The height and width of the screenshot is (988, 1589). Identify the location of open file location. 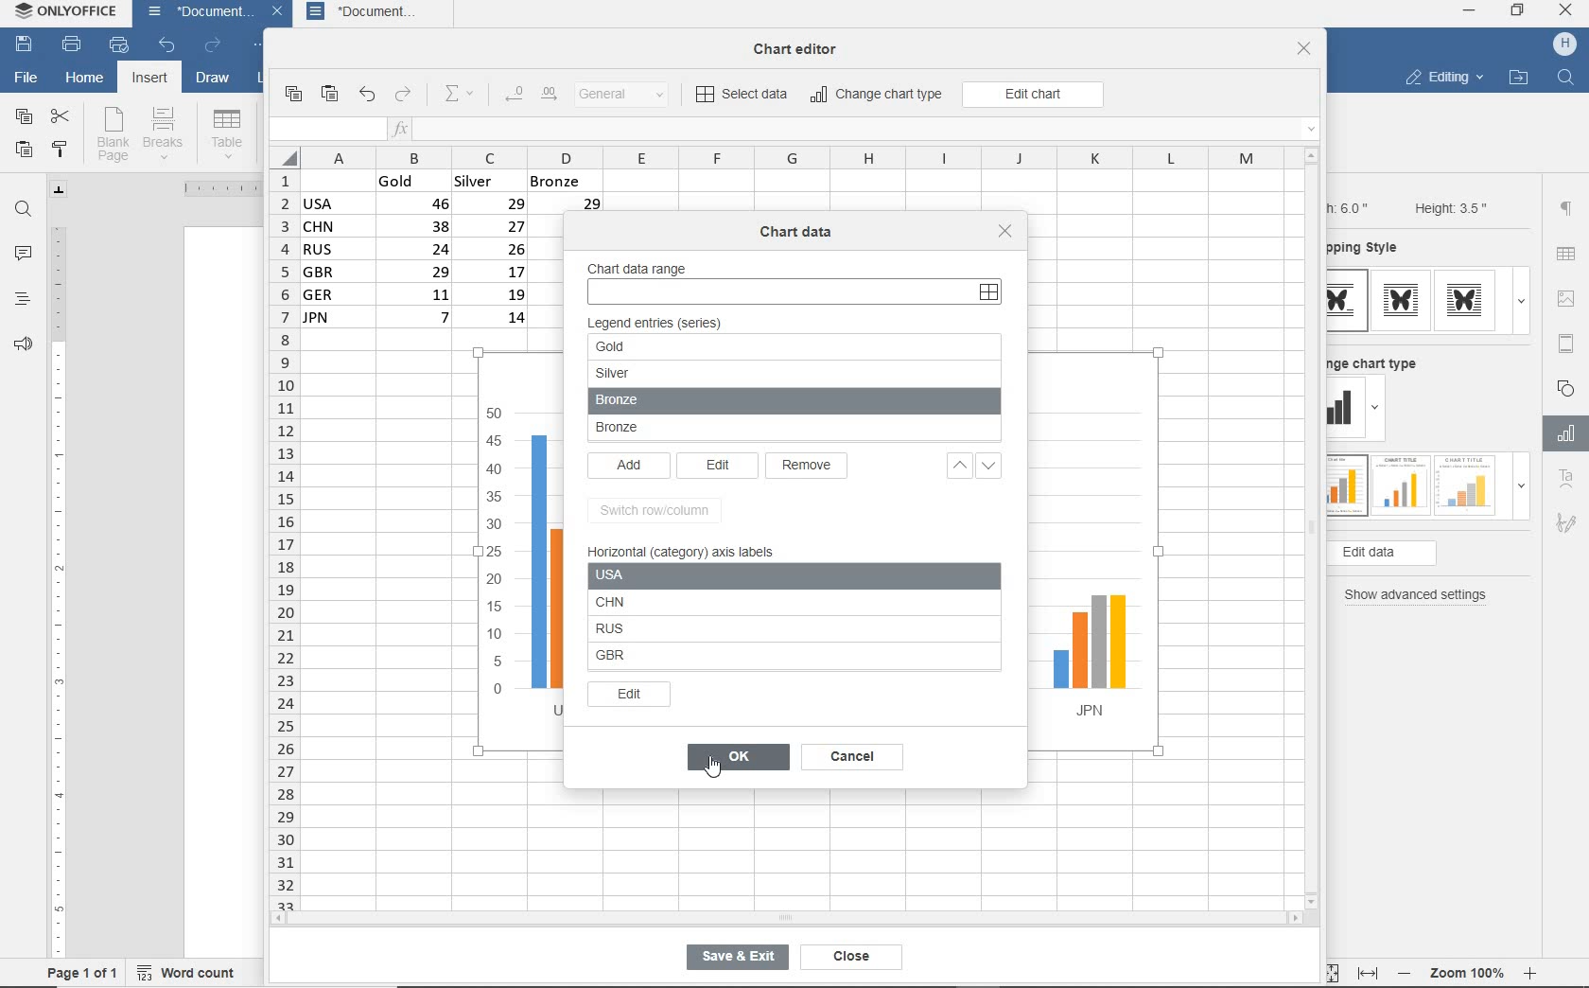
(1518, 79).